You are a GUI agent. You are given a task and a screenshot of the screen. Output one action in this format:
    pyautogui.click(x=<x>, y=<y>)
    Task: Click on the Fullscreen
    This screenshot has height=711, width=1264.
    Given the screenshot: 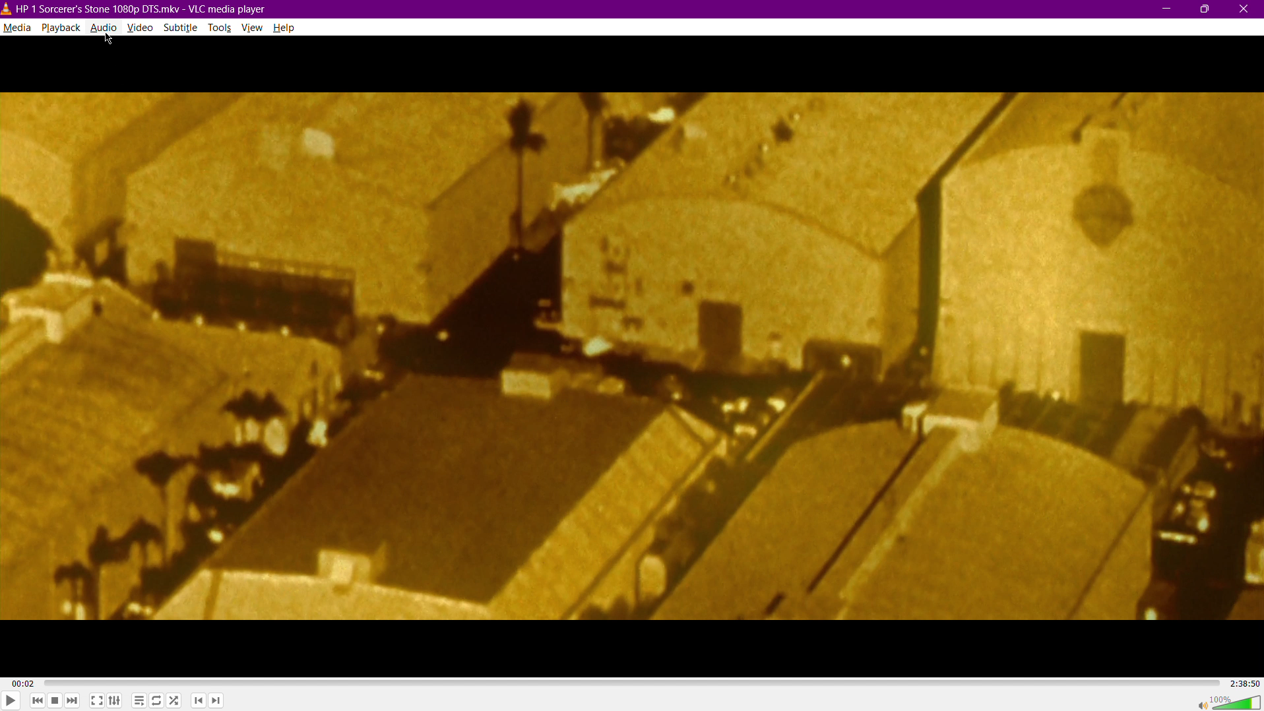 What is the action you would take?
    pyautogui.click(x=97, y=701)
    